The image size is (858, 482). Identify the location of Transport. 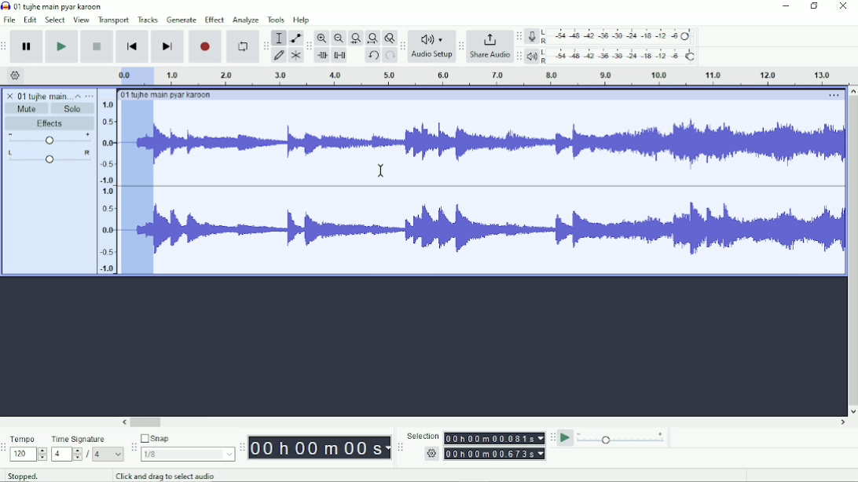
(114, 20).